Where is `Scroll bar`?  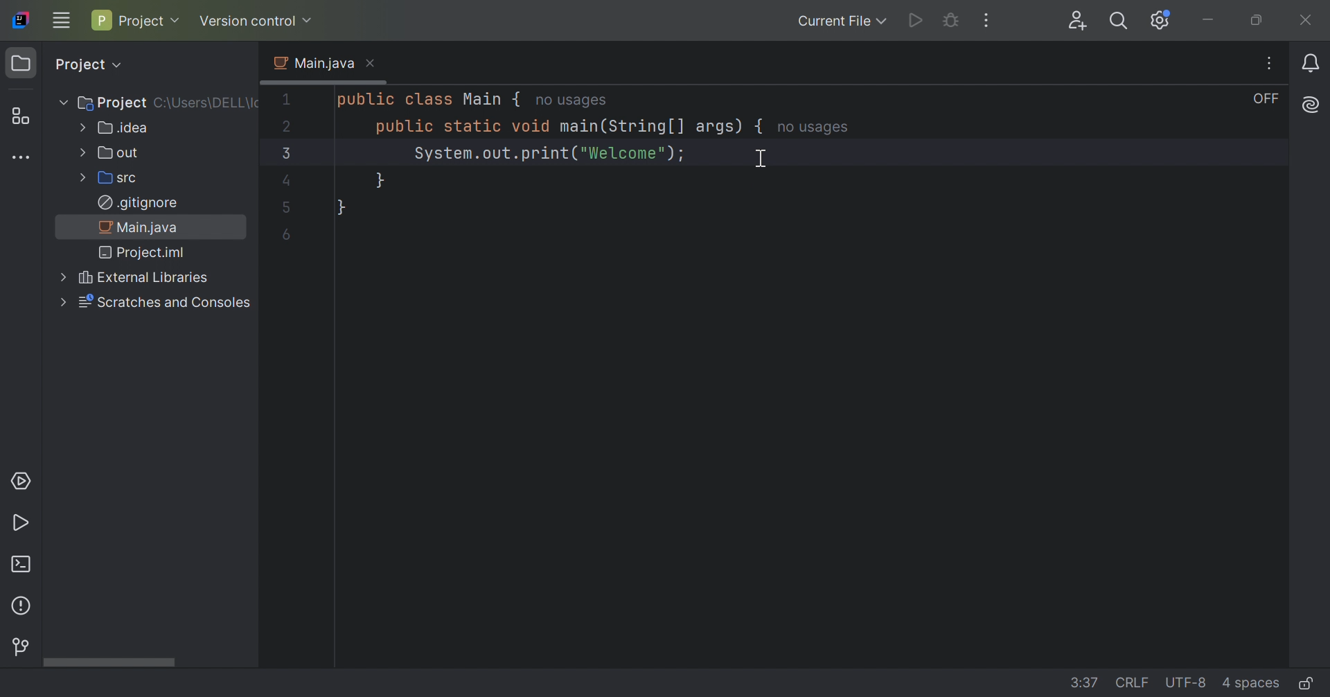 Scroll bar is located at coordinates (108, 662).